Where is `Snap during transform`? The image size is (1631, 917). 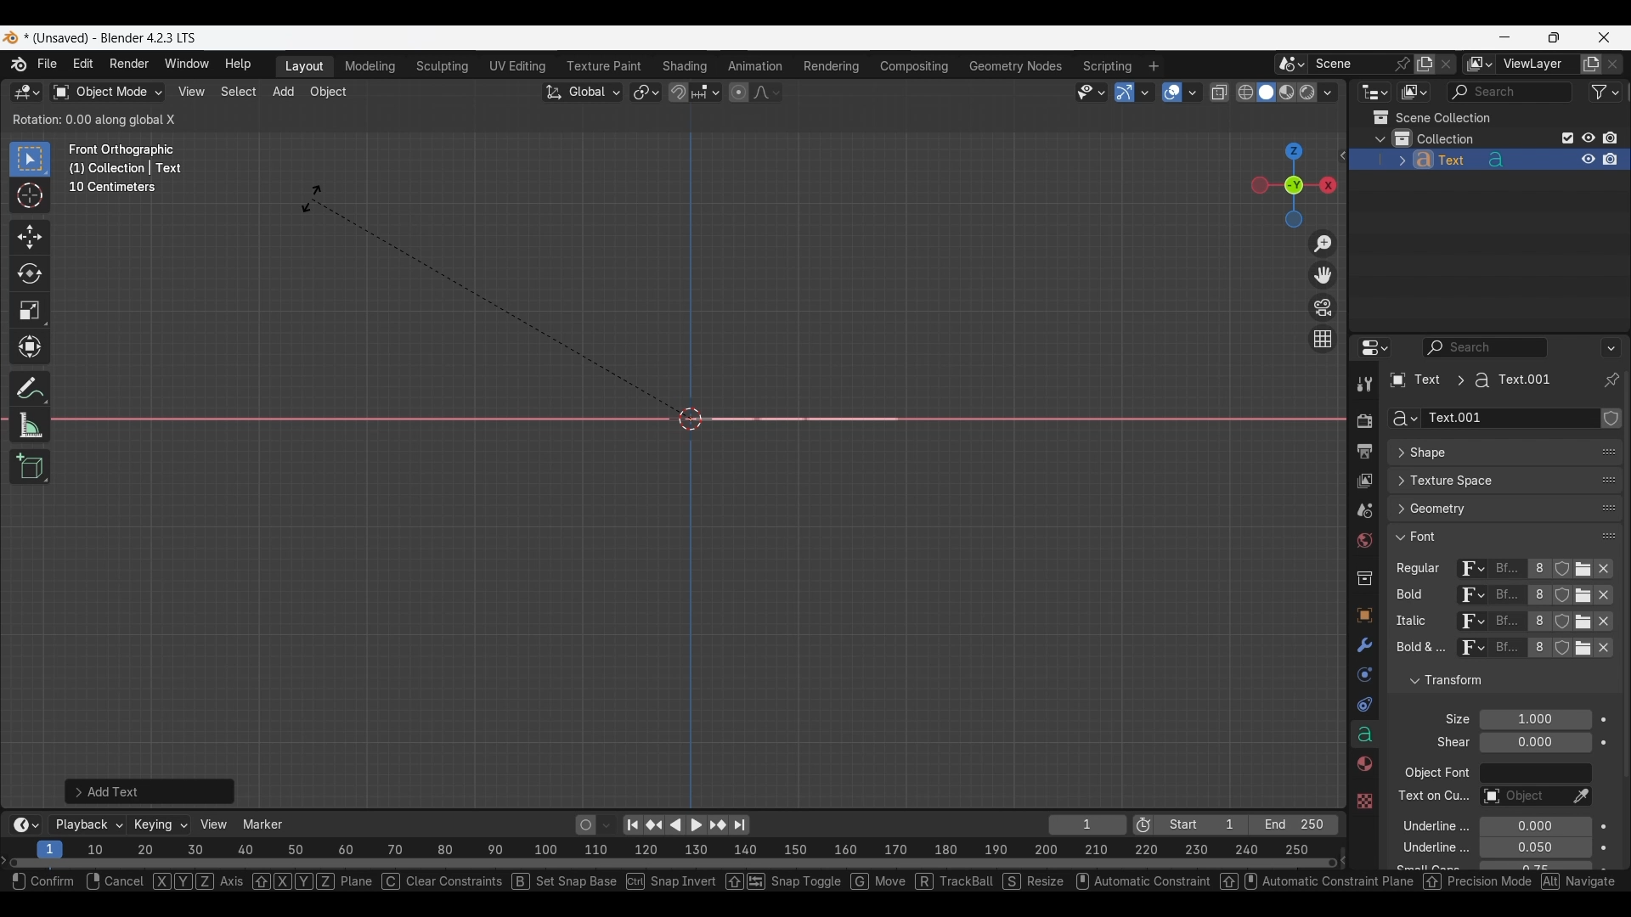 Snap during transform is located at coordinates (679, 92).